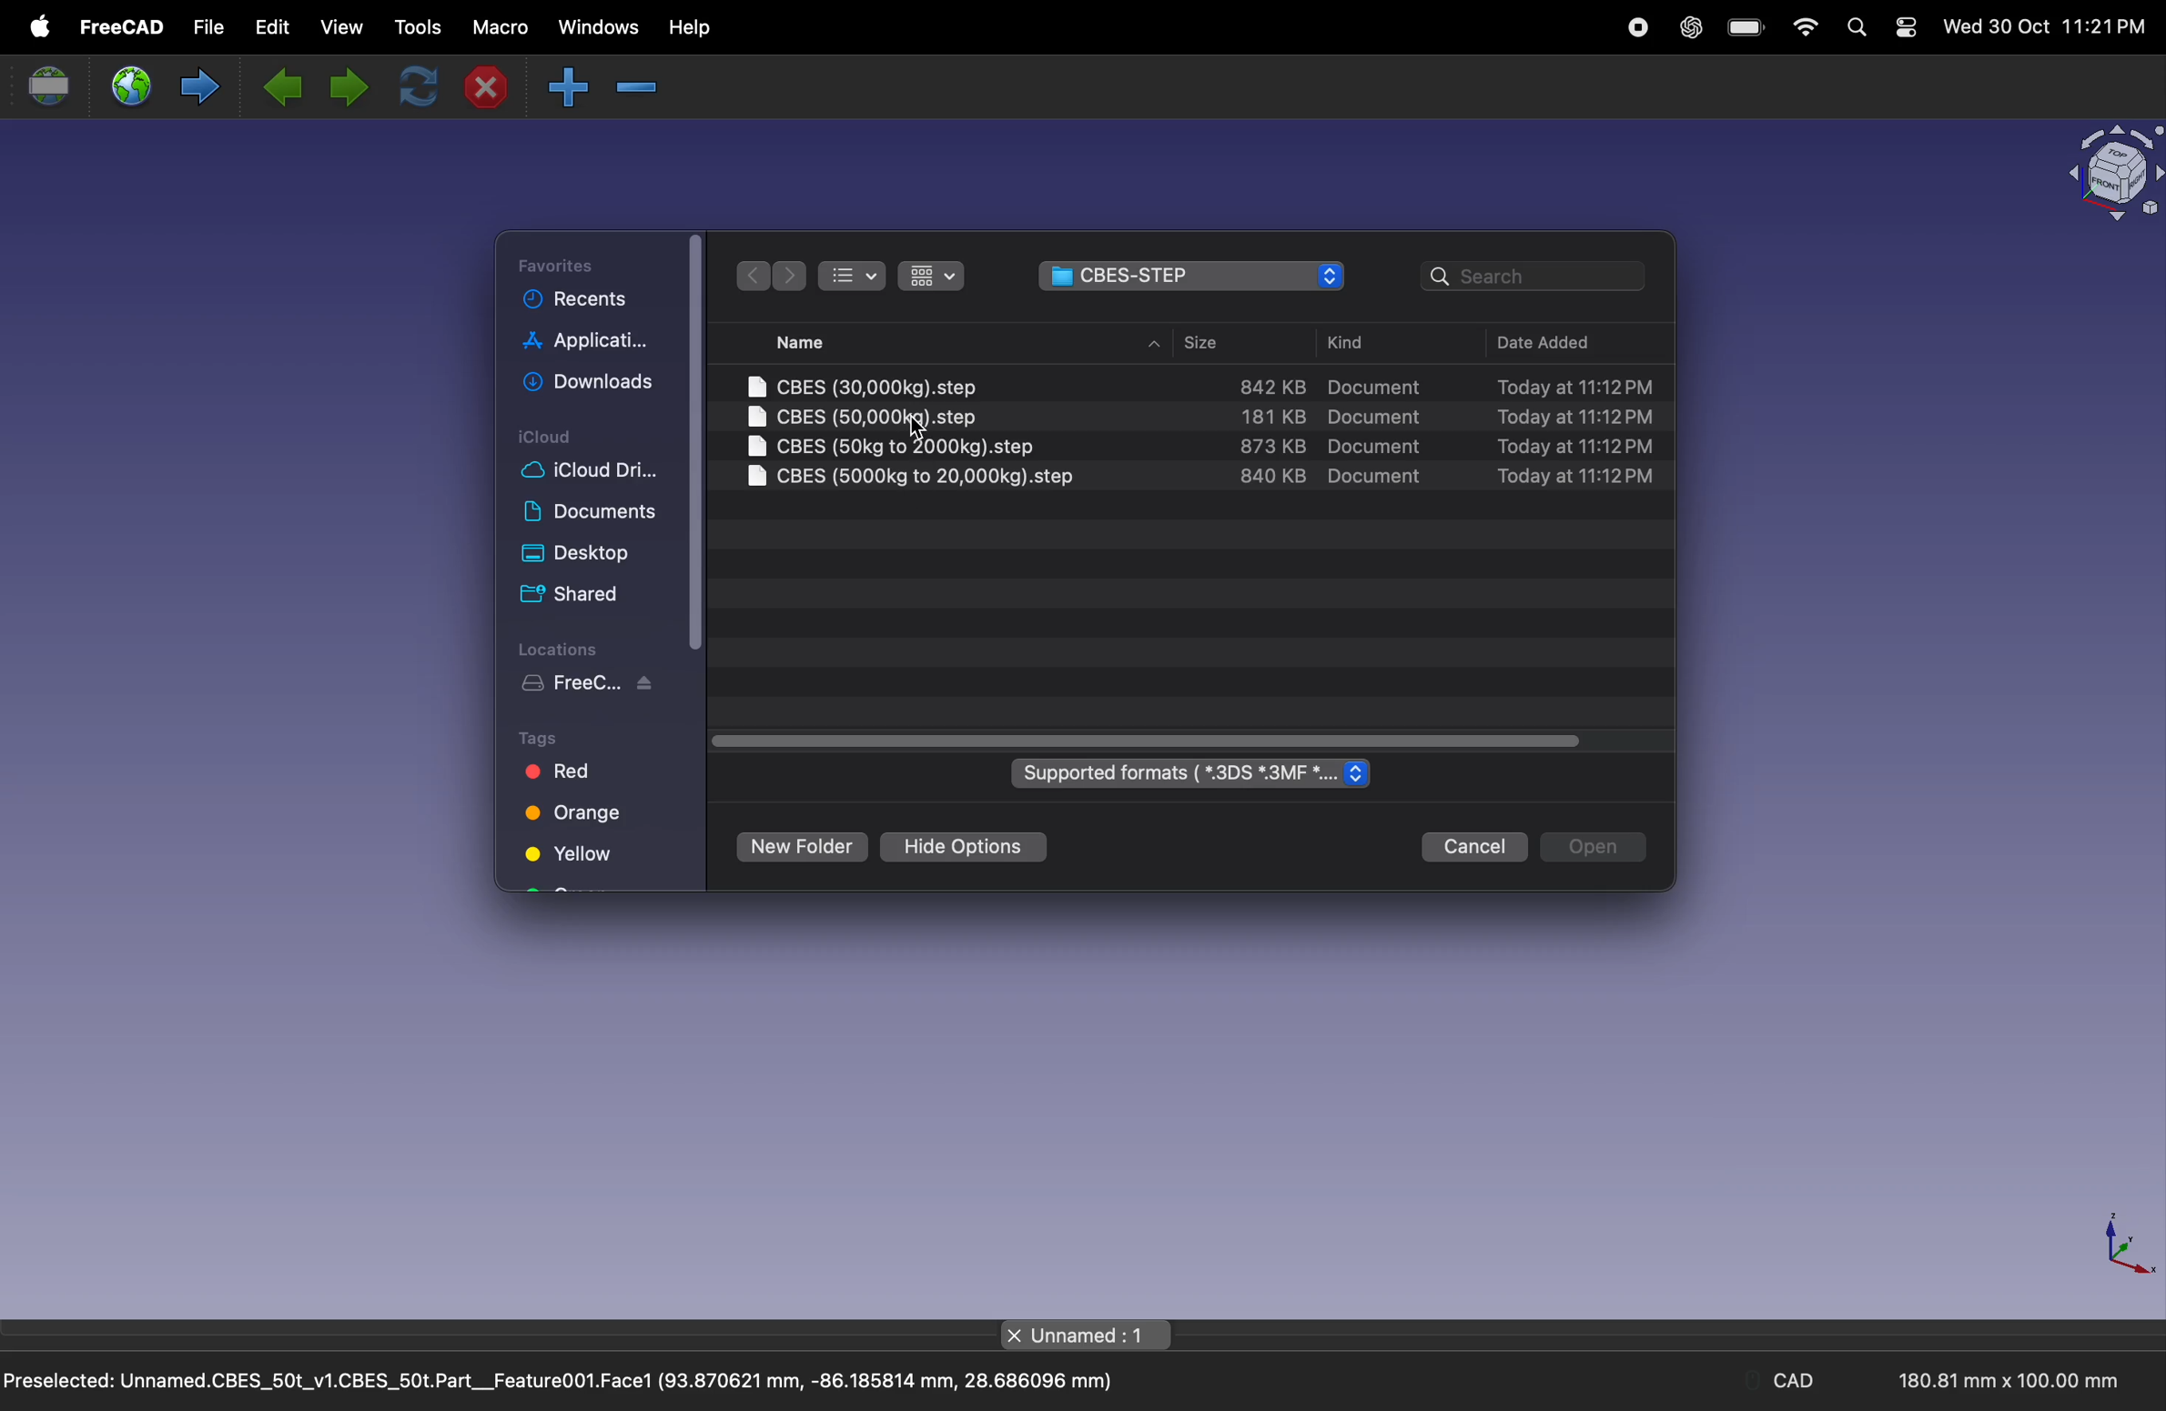 The width and height of the screenshot is (2166, 1411). Describe the element at coordinates (1601, 850) in the screenshot. I see `open` at that location.